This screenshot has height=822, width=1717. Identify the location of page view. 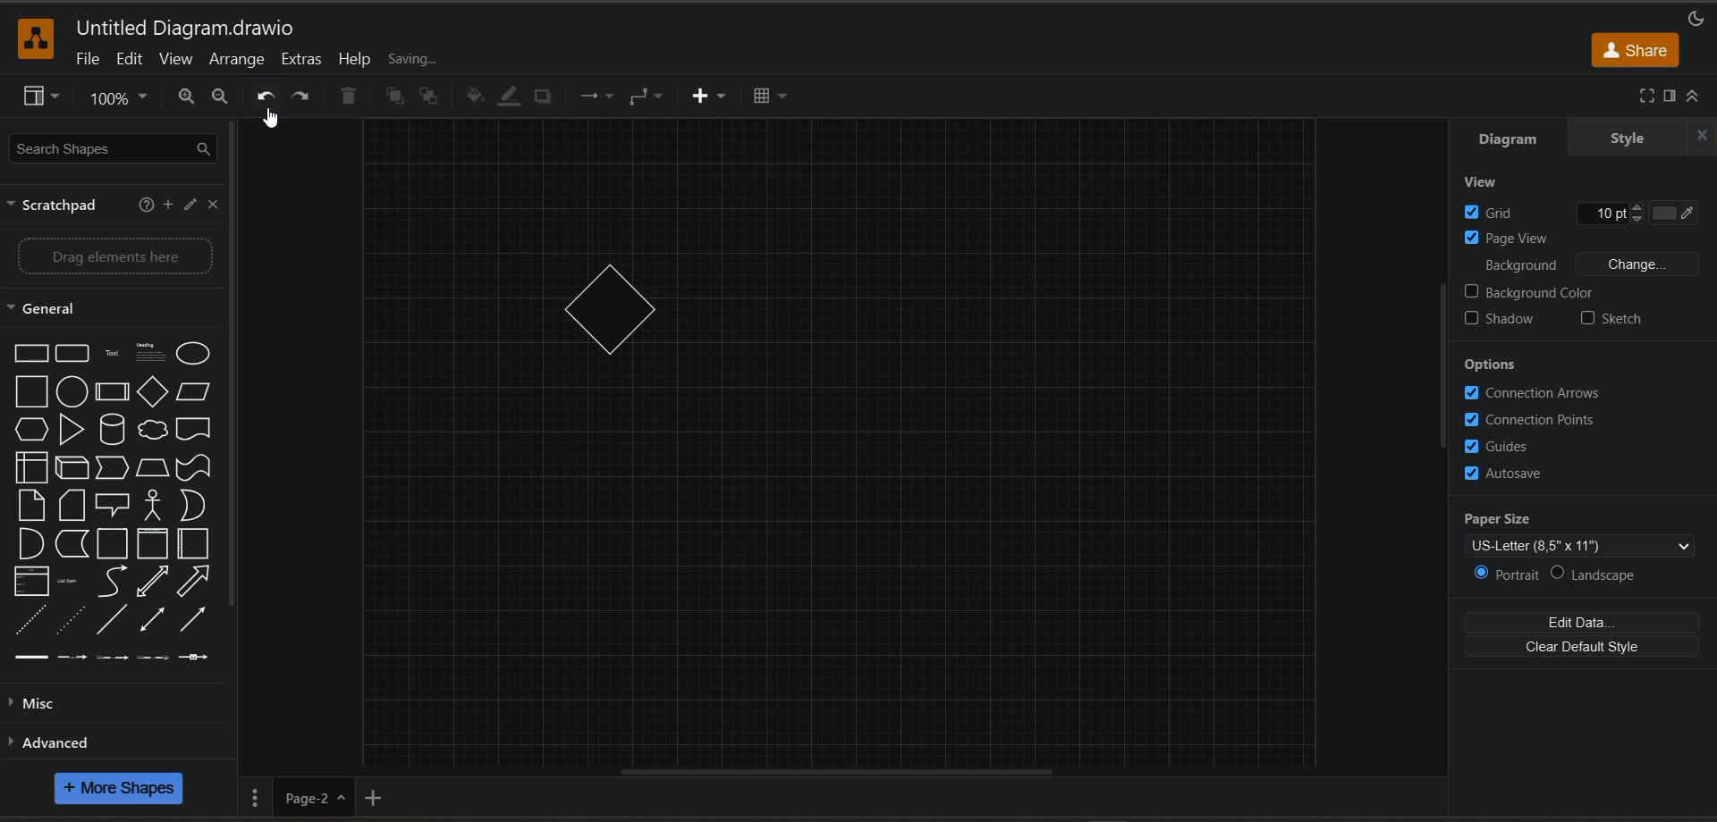
(1524, 239).